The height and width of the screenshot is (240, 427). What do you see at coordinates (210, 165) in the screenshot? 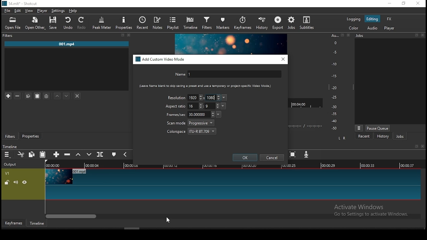
I see `00:00:16` at bounding box center [210, 165].